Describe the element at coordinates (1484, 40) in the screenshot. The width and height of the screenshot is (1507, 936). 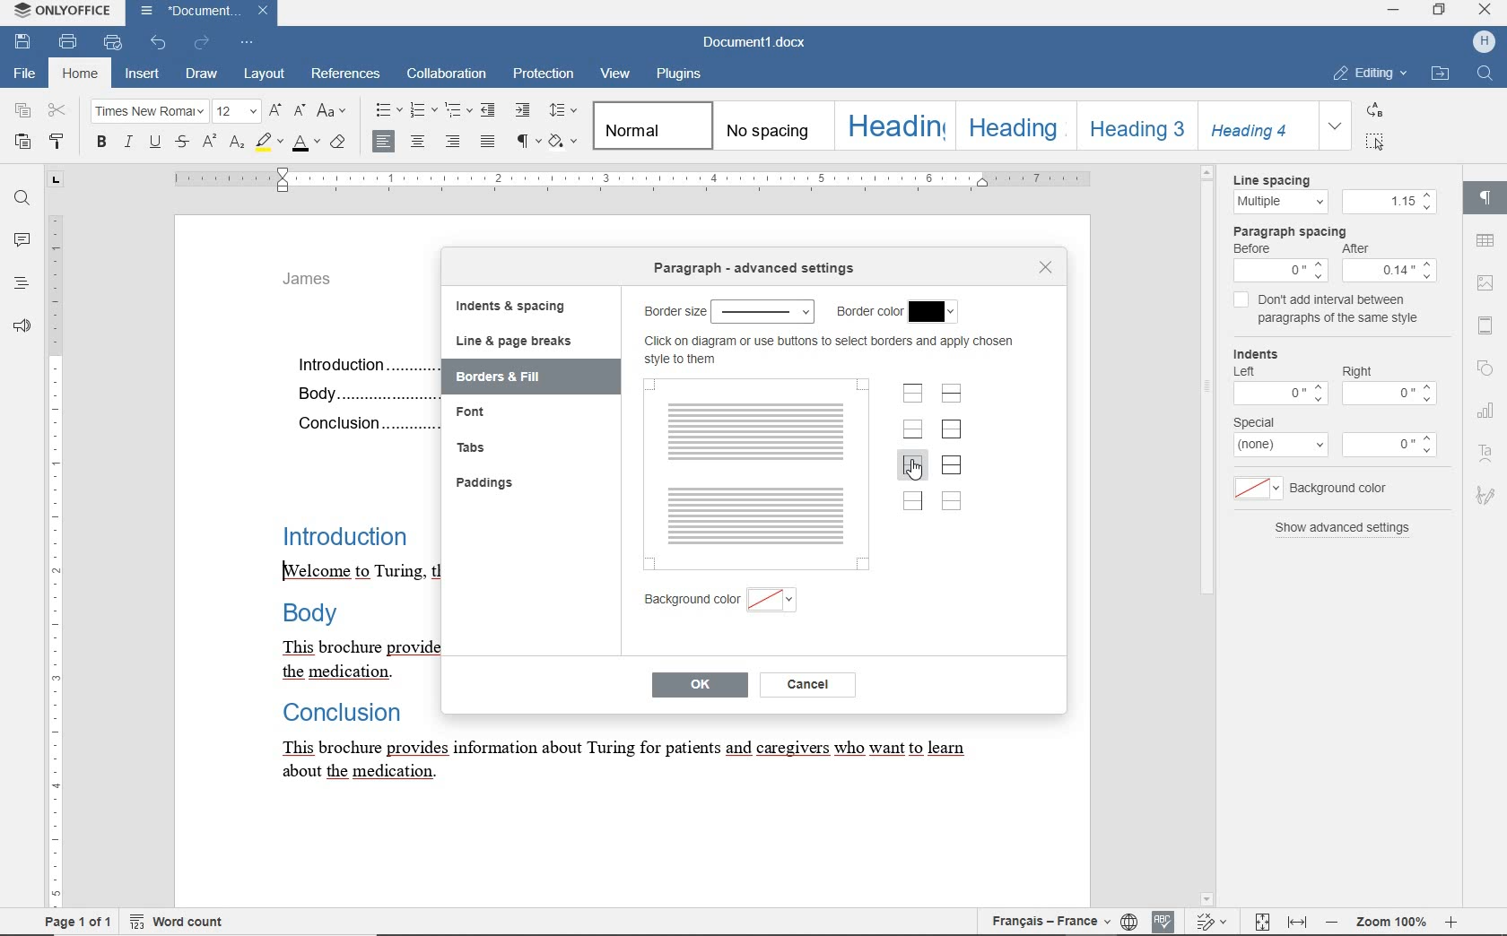
I see `icon` at that location.